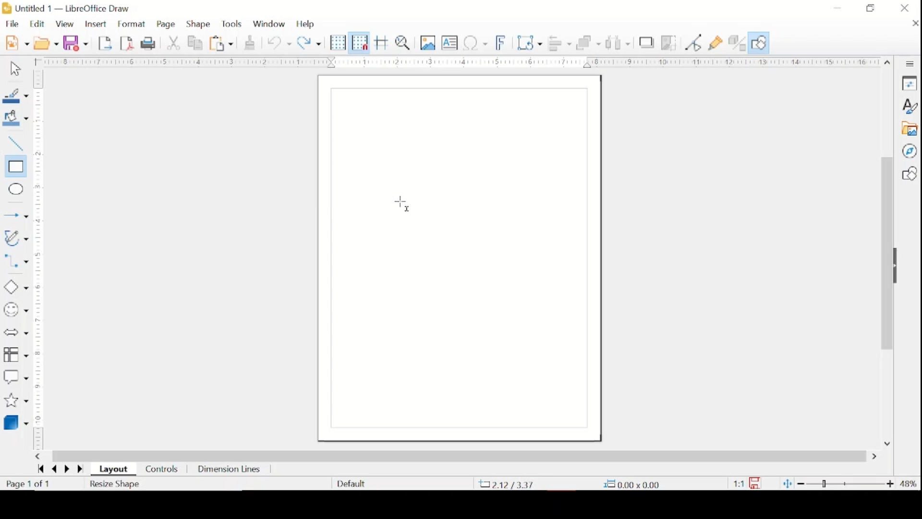 The height and width of the screenshot is (519, 922). What do you see at coordinates (75, 43) in the screenshot?
I see `save` at bounding box center [75, 43].